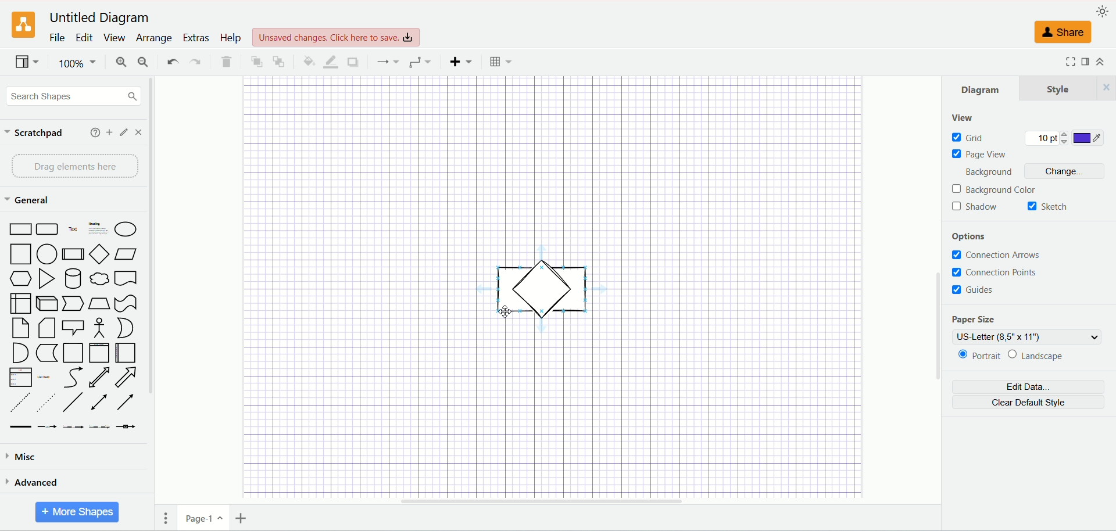 The image size is (1116, 531). Describe the element at coordinates (1103, 11) in the screenshot. I see `appearance` at that location.